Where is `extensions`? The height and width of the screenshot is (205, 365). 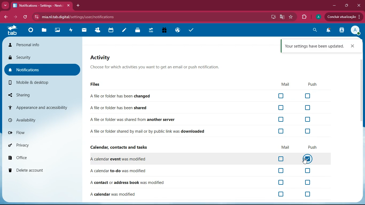
extensions is located at coordinates (305, 17).